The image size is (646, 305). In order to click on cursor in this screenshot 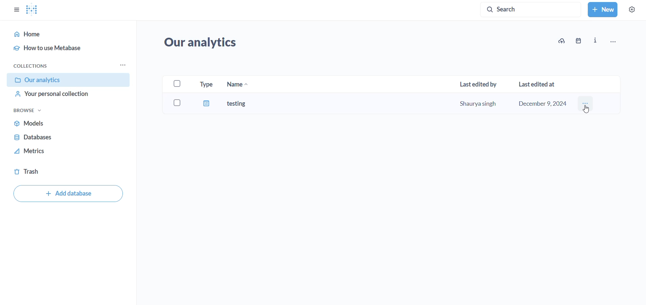, I will do `click(587, 108)`.